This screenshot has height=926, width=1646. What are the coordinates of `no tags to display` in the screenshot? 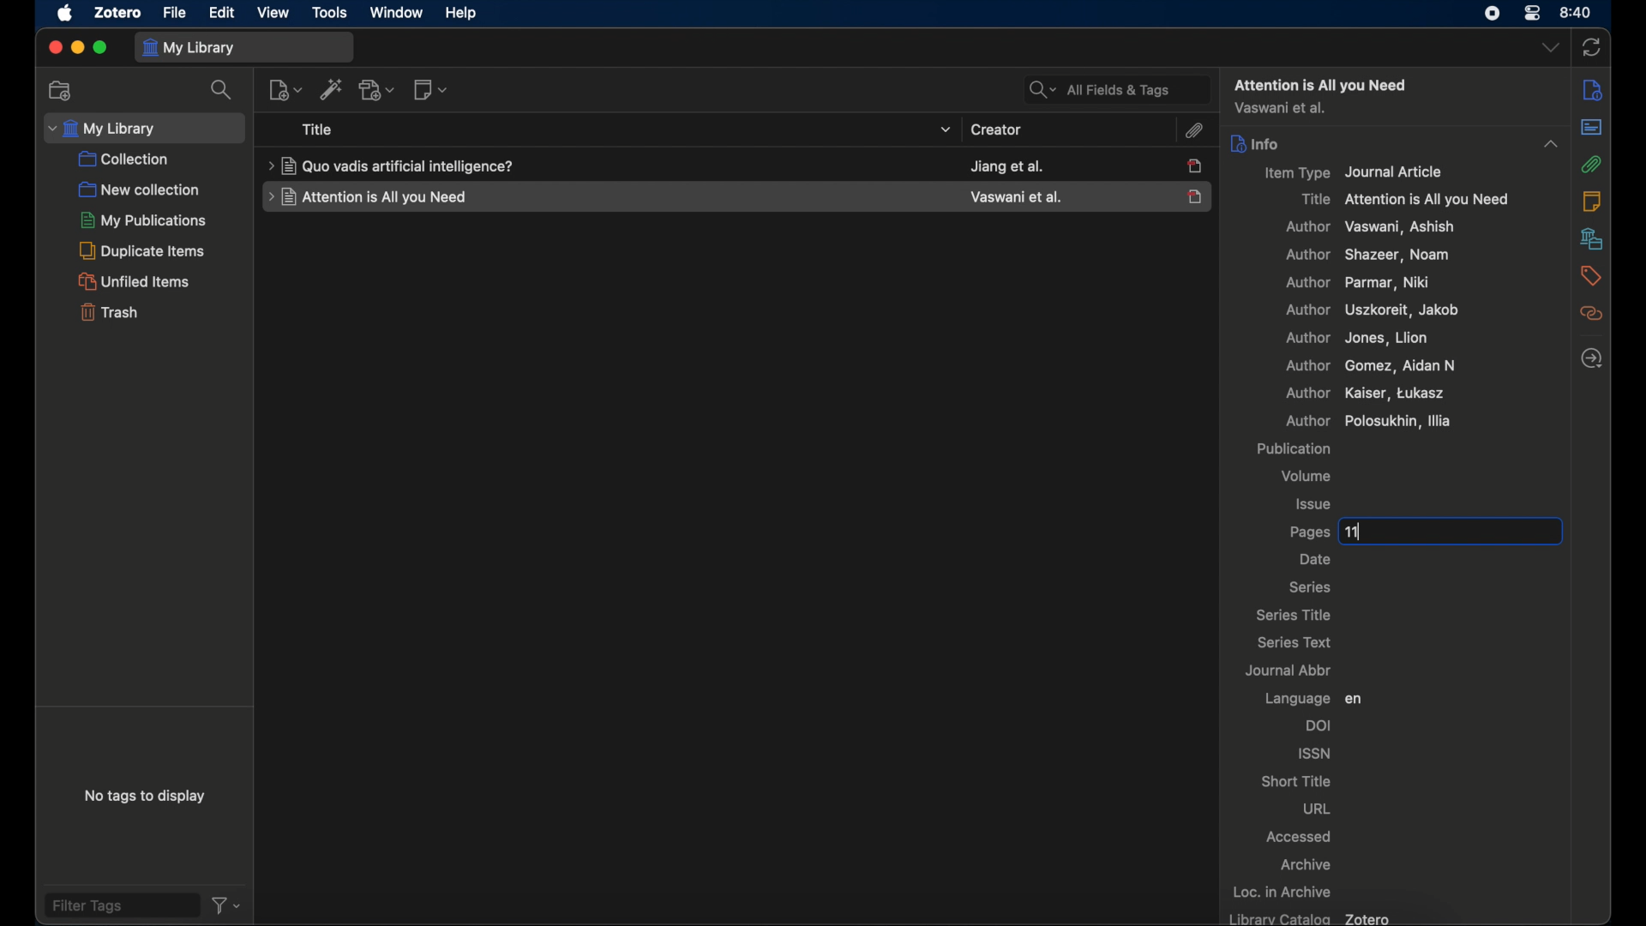 It's located at (147, 796).